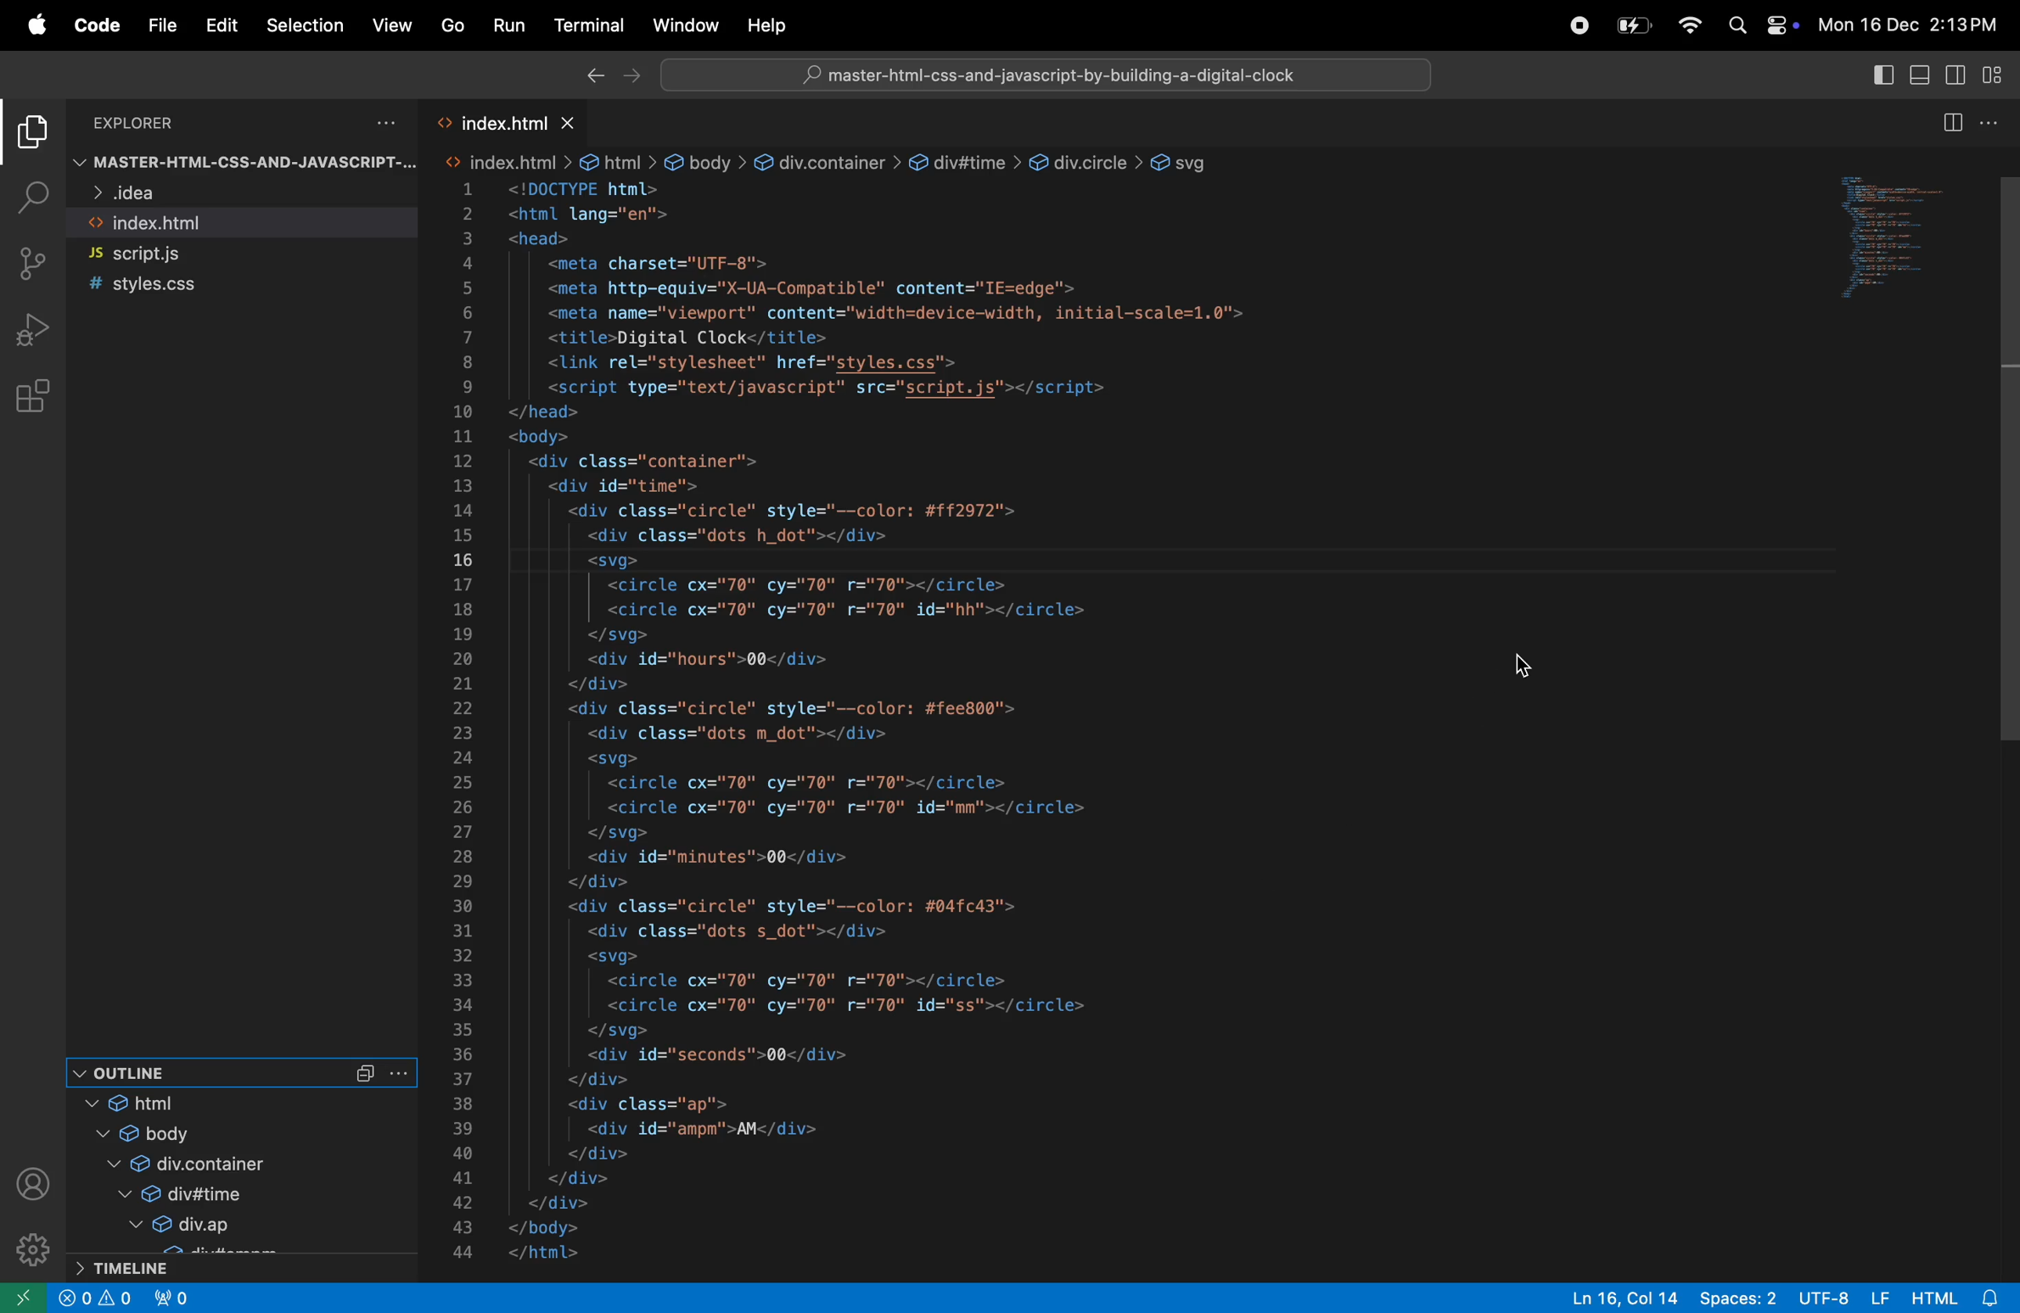  What do you see at coordinates (1960, 76) in the screenshot?
I see `toggle secondarside bar` at bounding box center [1960, 76].